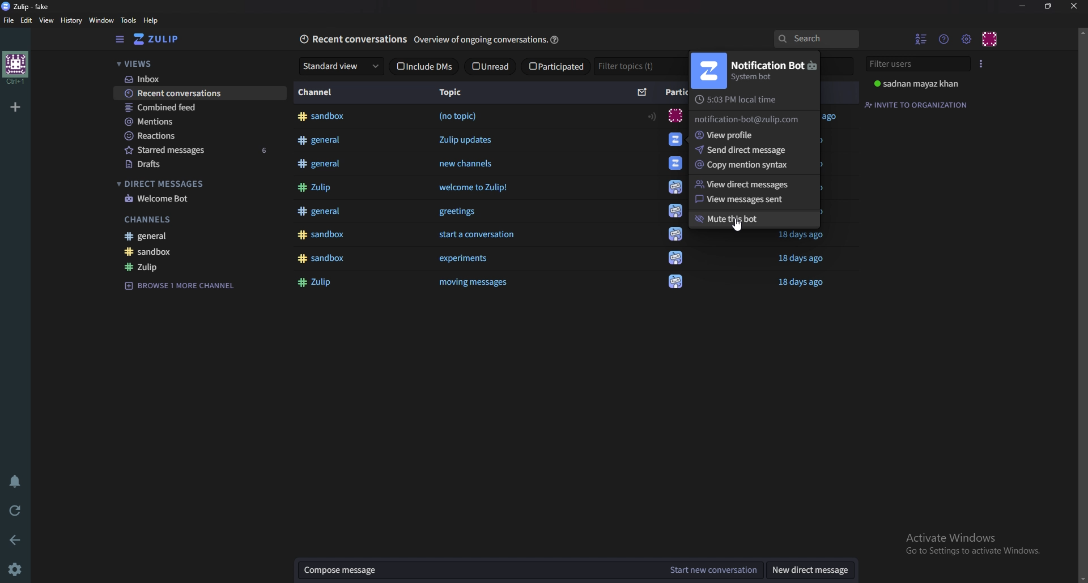  What do you see at coordinates (322, 117) in the screenshot?
I see `#sandbox` at bounding box center [322, 117].